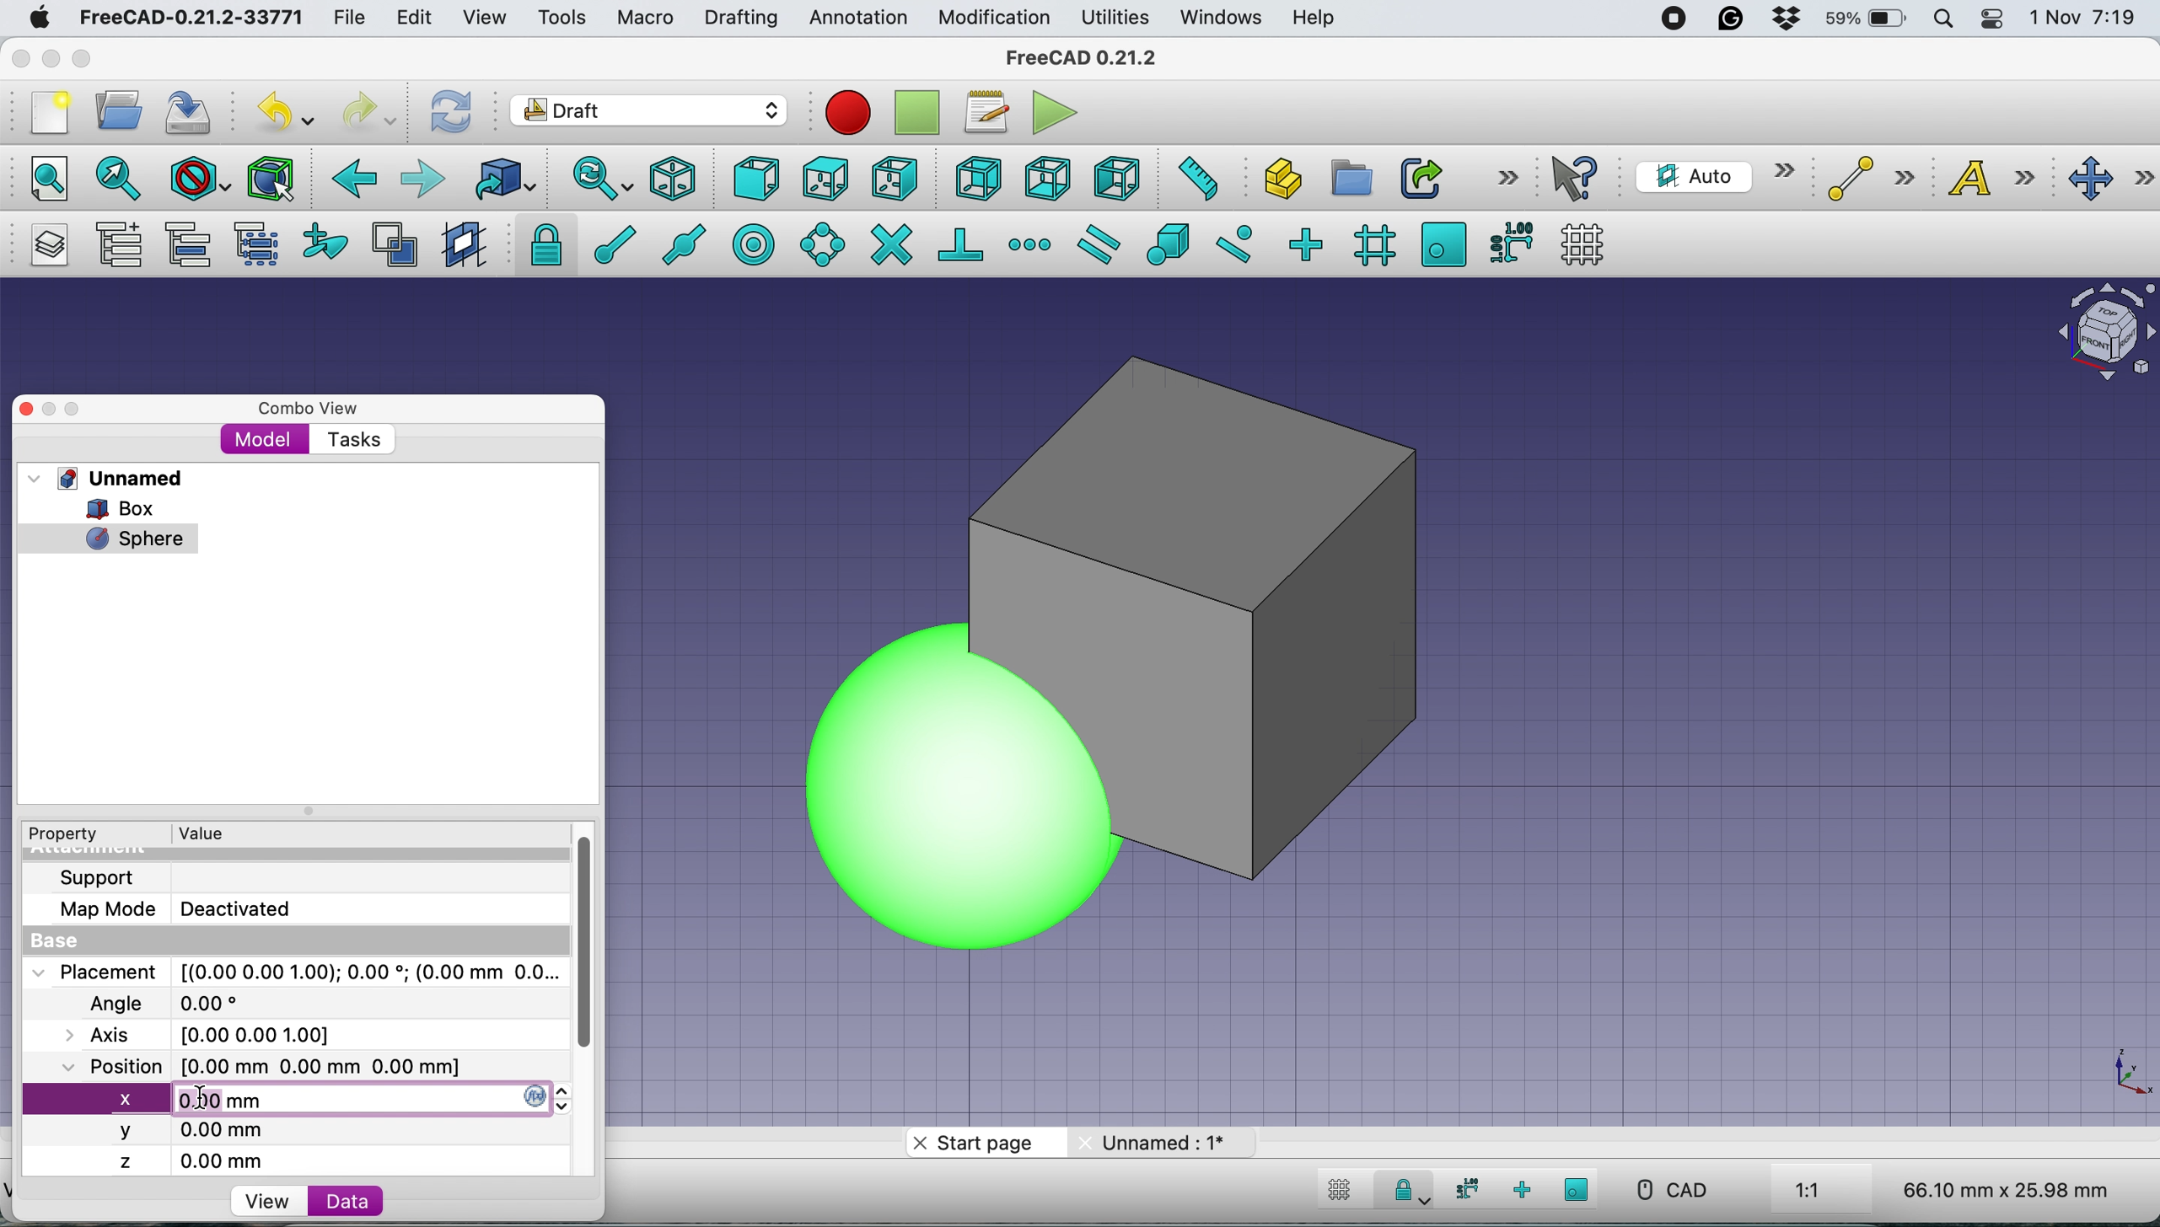 The image size is (2160, 1227). What do you see at coordinates (45, 113) in the screenshot?
I see `new` at bounding box center [45, 113].